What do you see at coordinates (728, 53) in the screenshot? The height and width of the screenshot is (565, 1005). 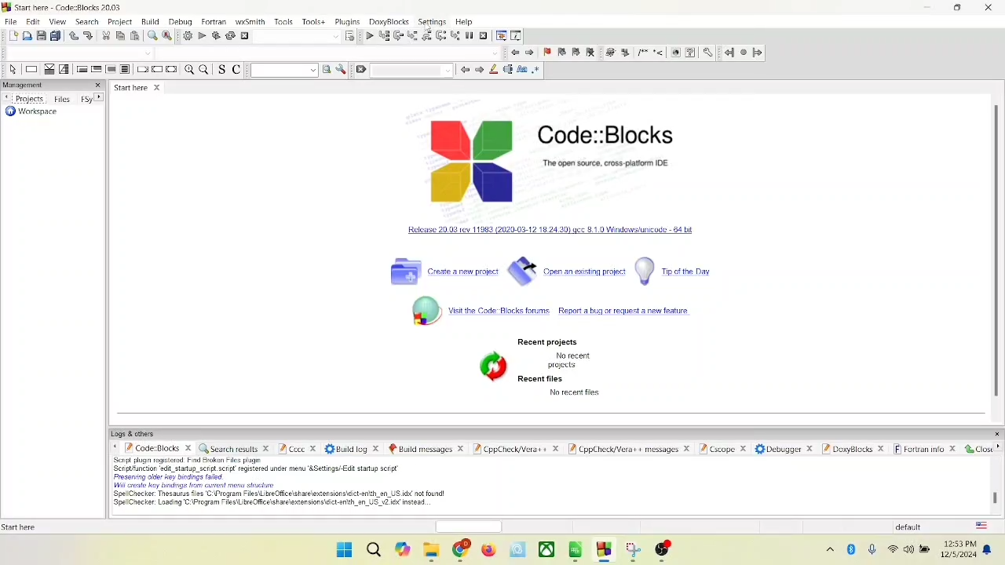 I see `jump back` at bounding box center [728, 53].